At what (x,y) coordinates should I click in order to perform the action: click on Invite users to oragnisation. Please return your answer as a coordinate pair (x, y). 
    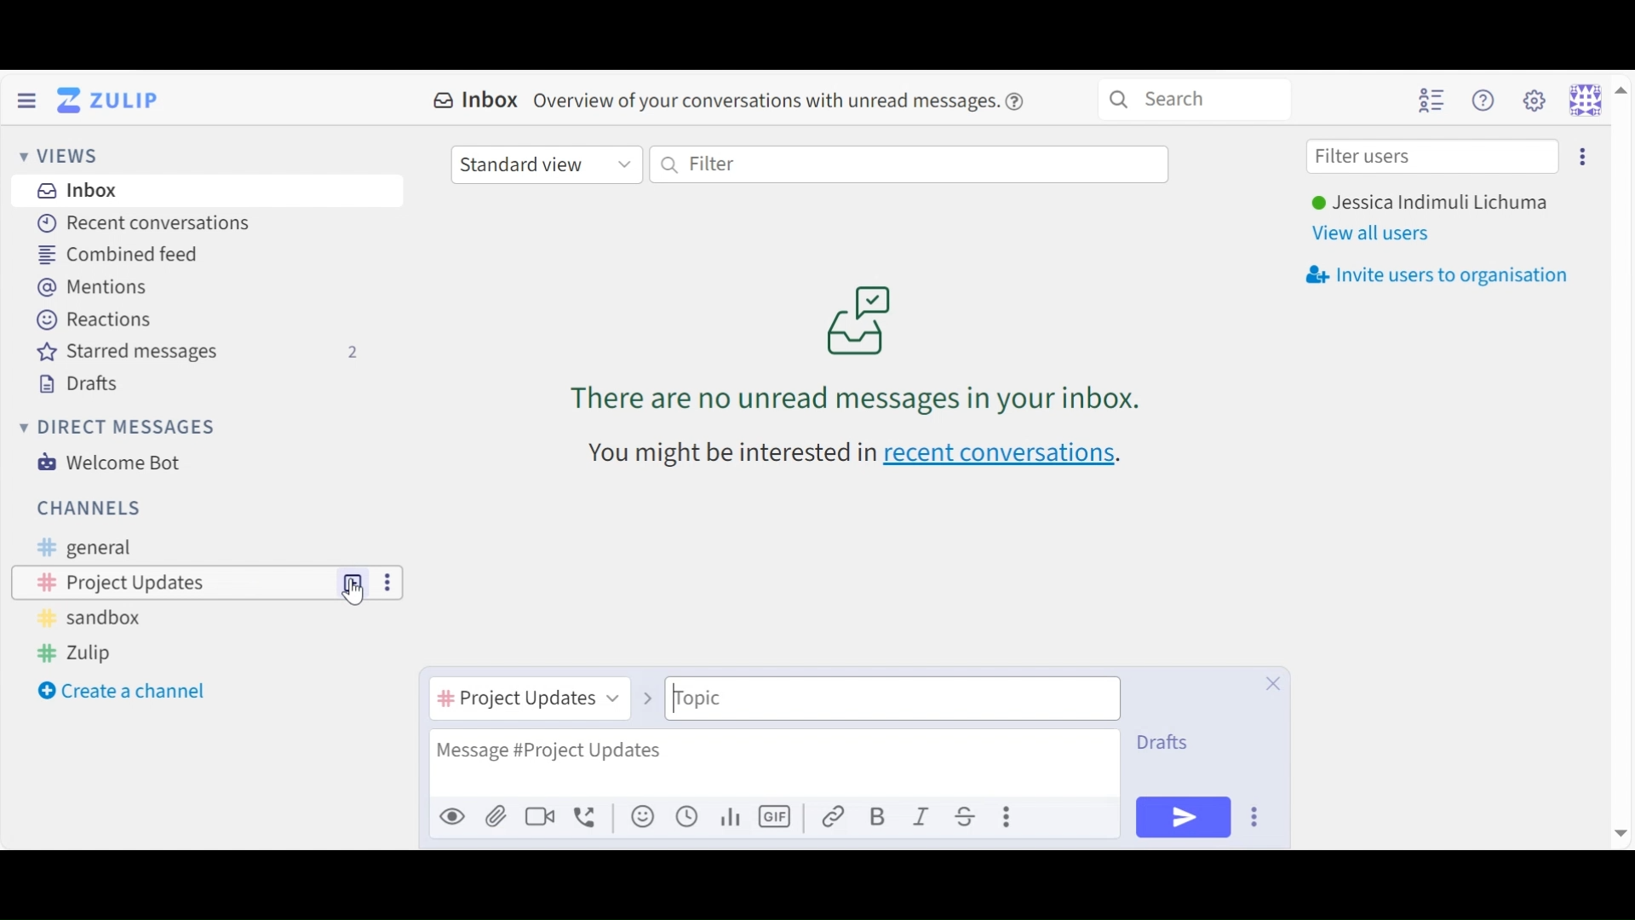
    Looking at the image, I should click on (1445, 275).